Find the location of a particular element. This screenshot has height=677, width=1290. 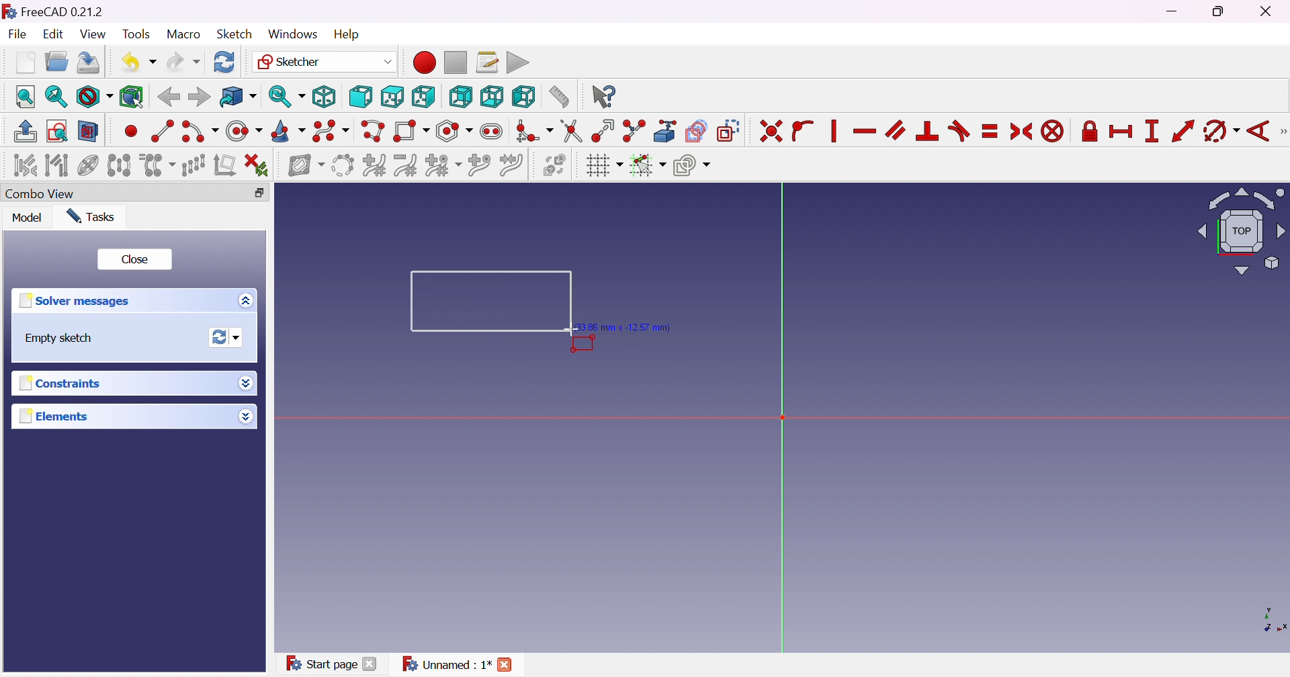

Sketch is located at coordinates (234, 34).